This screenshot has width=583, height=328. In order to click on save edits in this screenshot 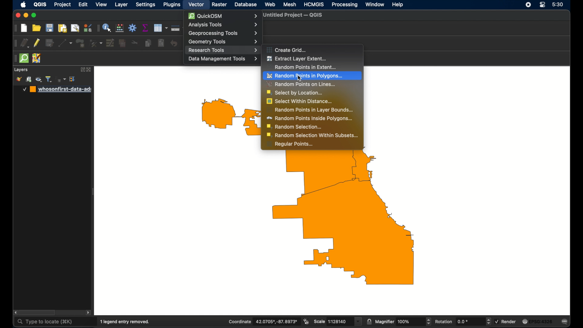, I will do `click(49, 42)`.